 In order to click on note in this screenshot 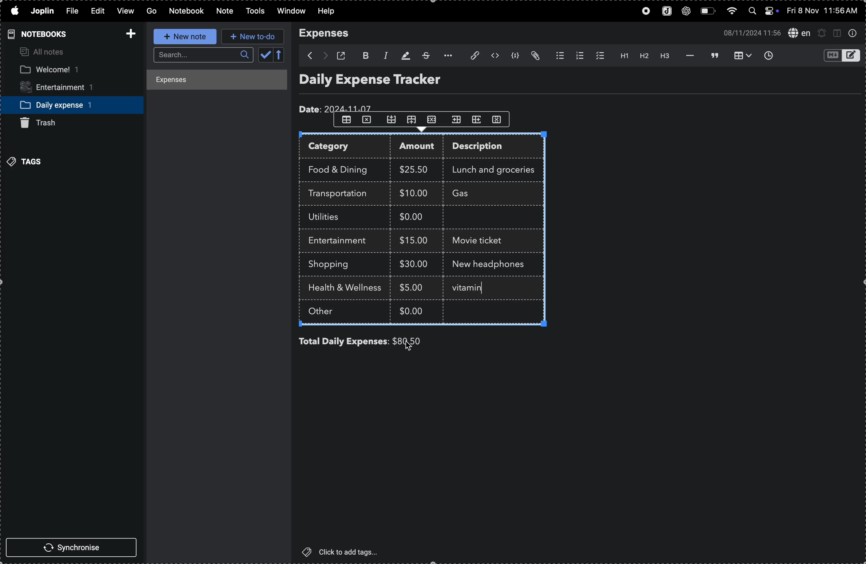, I will do `click(223, 11)`.